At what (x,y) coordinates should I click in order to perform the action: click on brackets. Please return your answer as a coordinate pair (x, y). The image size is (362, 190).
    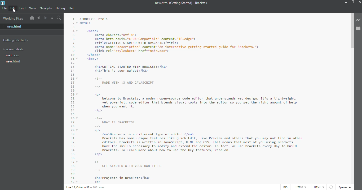
    Looking at the image, I should click on (2, 3).